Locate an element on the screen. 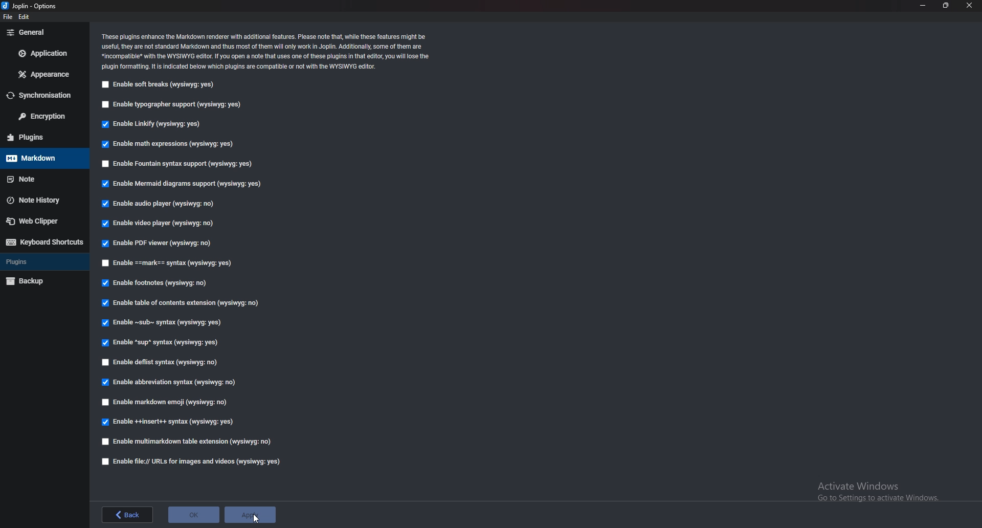 Image resolution: width=982 pixels, height=528 pixels. Pointer is located at coordinates (255, 519).